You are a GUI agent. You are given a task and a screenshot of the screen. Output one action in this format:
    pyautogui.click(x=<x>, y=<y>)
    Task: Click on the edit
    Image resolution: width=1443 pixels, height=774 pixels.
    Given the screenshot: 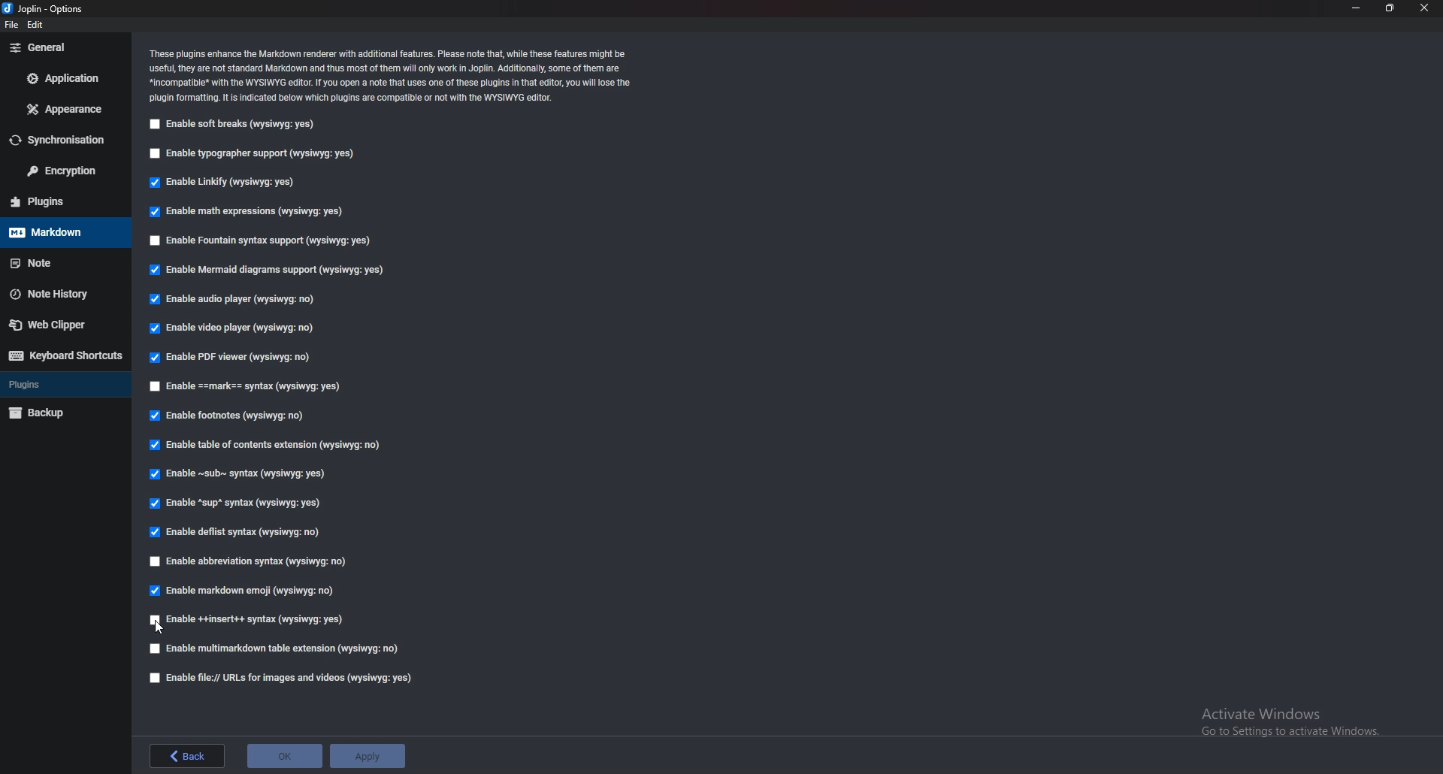 What is the action you would take?
    pyautogui.click(x=38, y=26)
    